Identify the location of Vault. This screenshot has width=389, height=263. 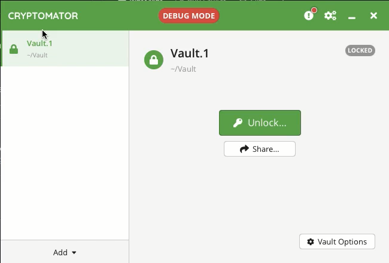
(60, 48).